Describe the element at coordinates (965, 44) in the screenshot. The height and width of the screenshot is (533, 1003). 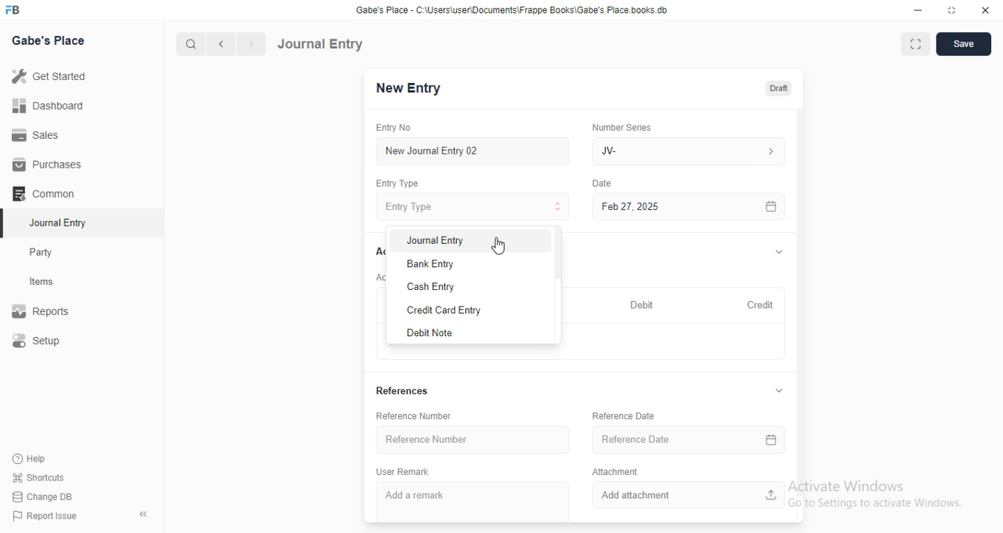
I see `Save` at that location.